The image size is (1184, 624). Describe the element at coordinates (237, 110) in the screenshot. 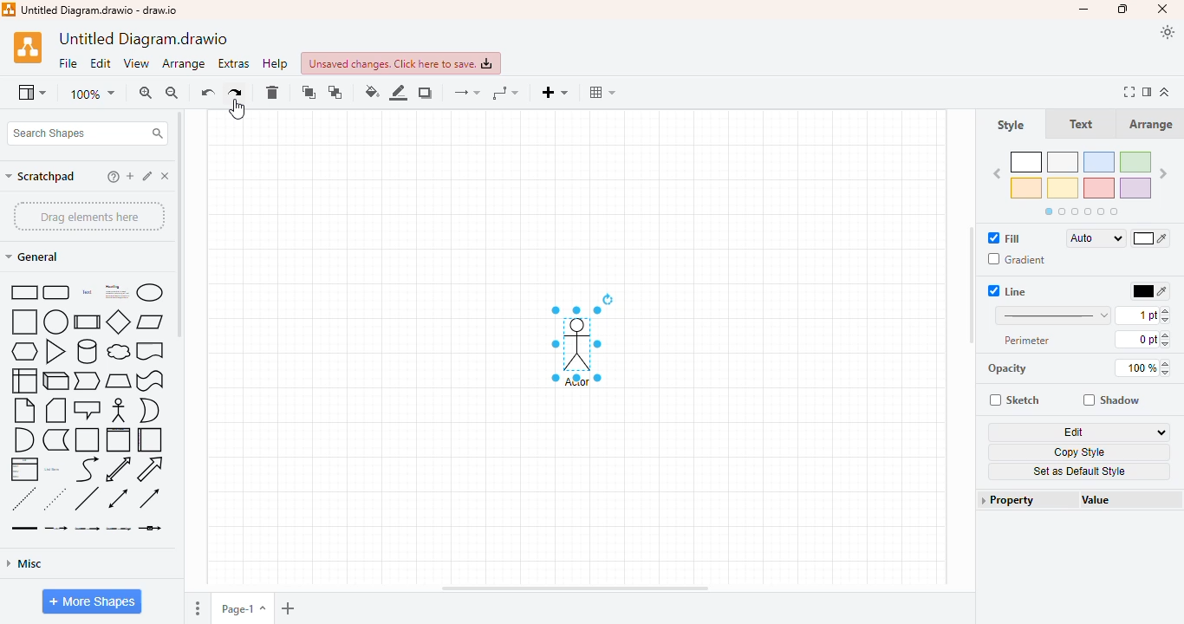

I see `cursor` at that location.